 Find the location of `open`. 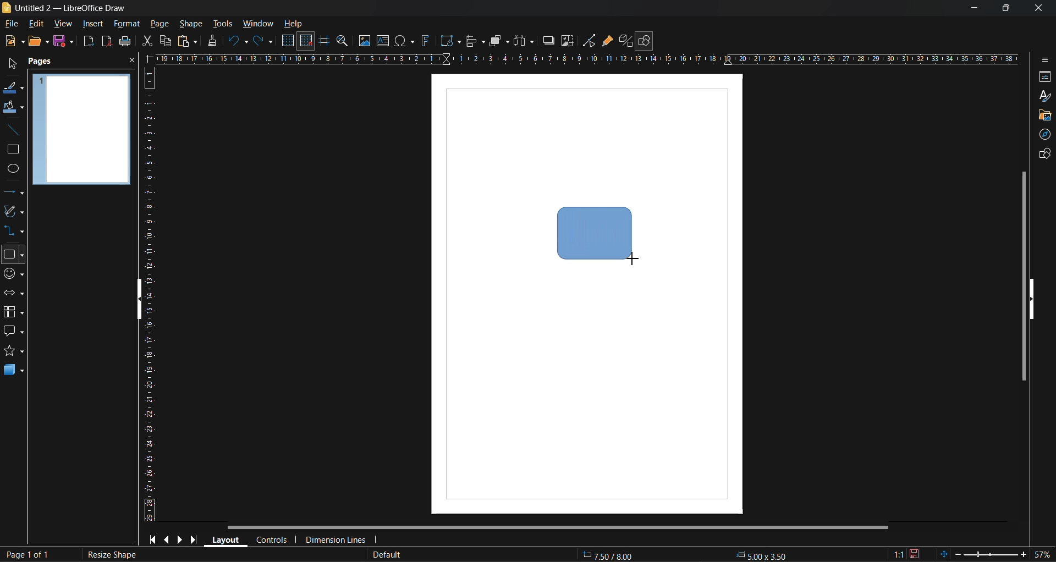

open is located at coordinates (38, 42).